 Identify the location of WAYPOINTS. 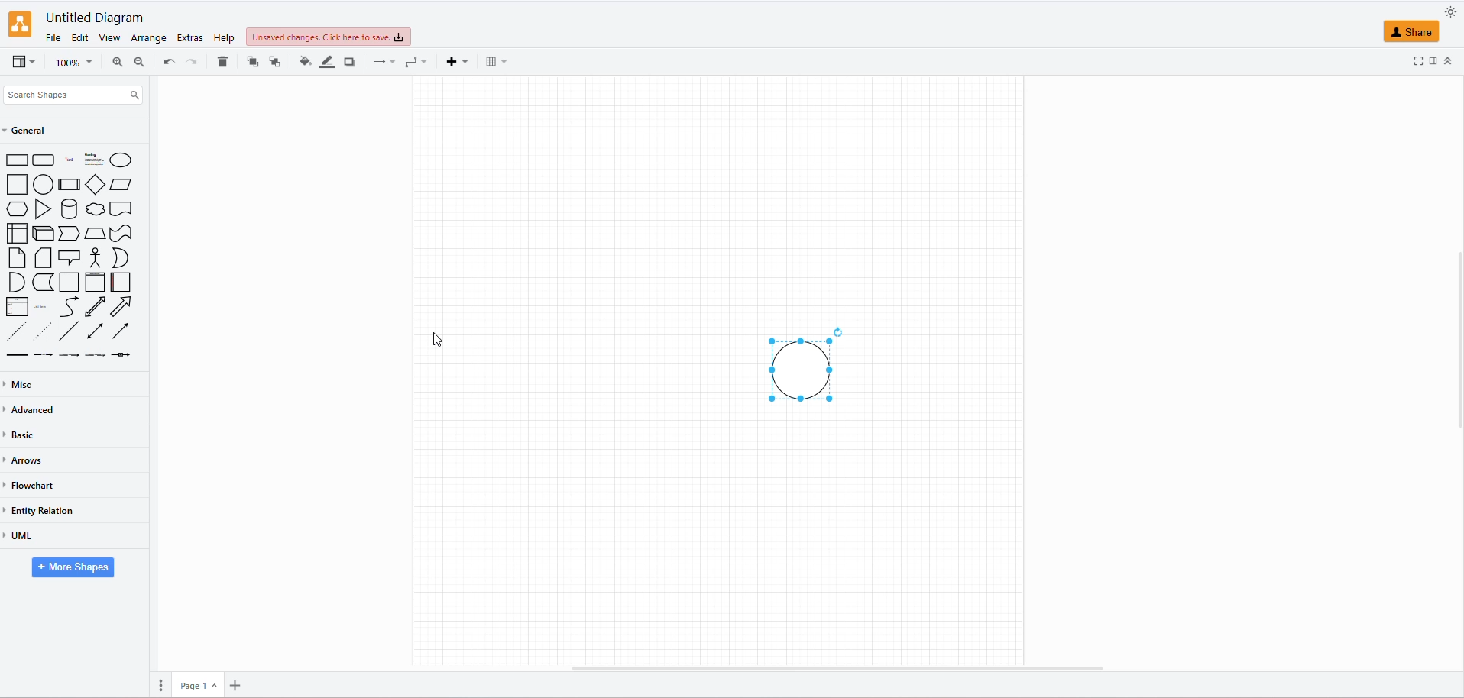
(413, 65).